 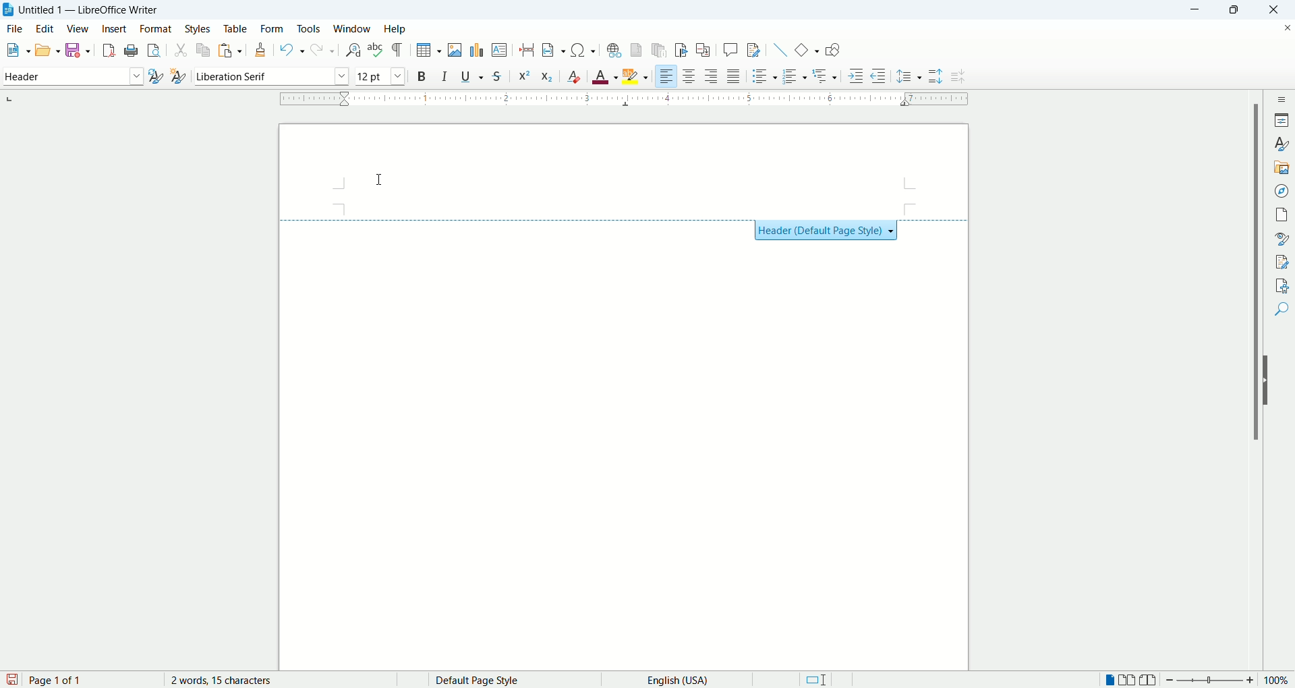 I want to click on page style, so click(x=507, y=679).